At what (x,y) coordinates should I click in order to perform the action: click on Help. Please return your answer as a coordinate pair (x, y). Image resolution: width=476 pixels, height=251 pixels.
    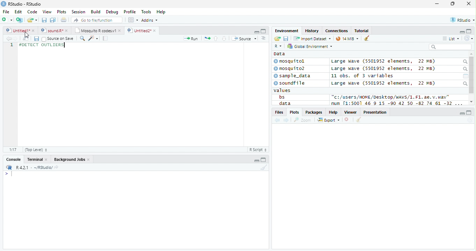
    Looking at the image, I should click on (162, 12).